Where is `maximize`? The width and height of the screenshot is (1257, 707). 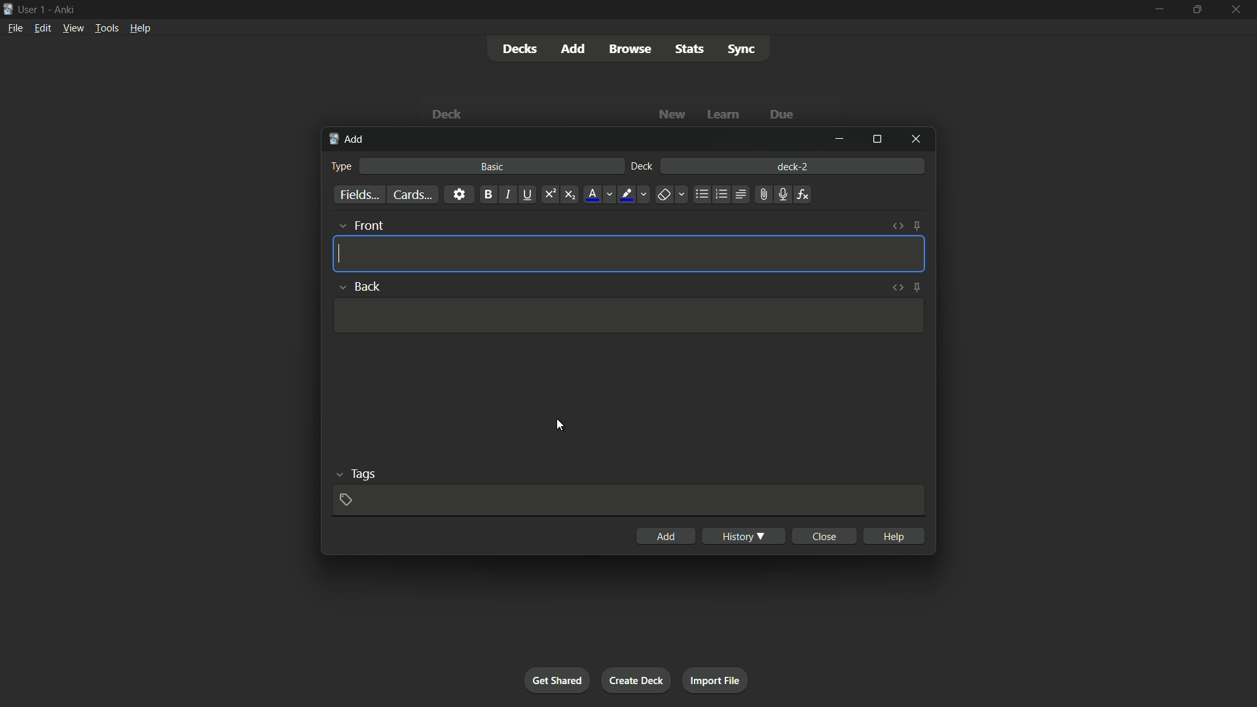
maximize is located at coordinates (878, 138).